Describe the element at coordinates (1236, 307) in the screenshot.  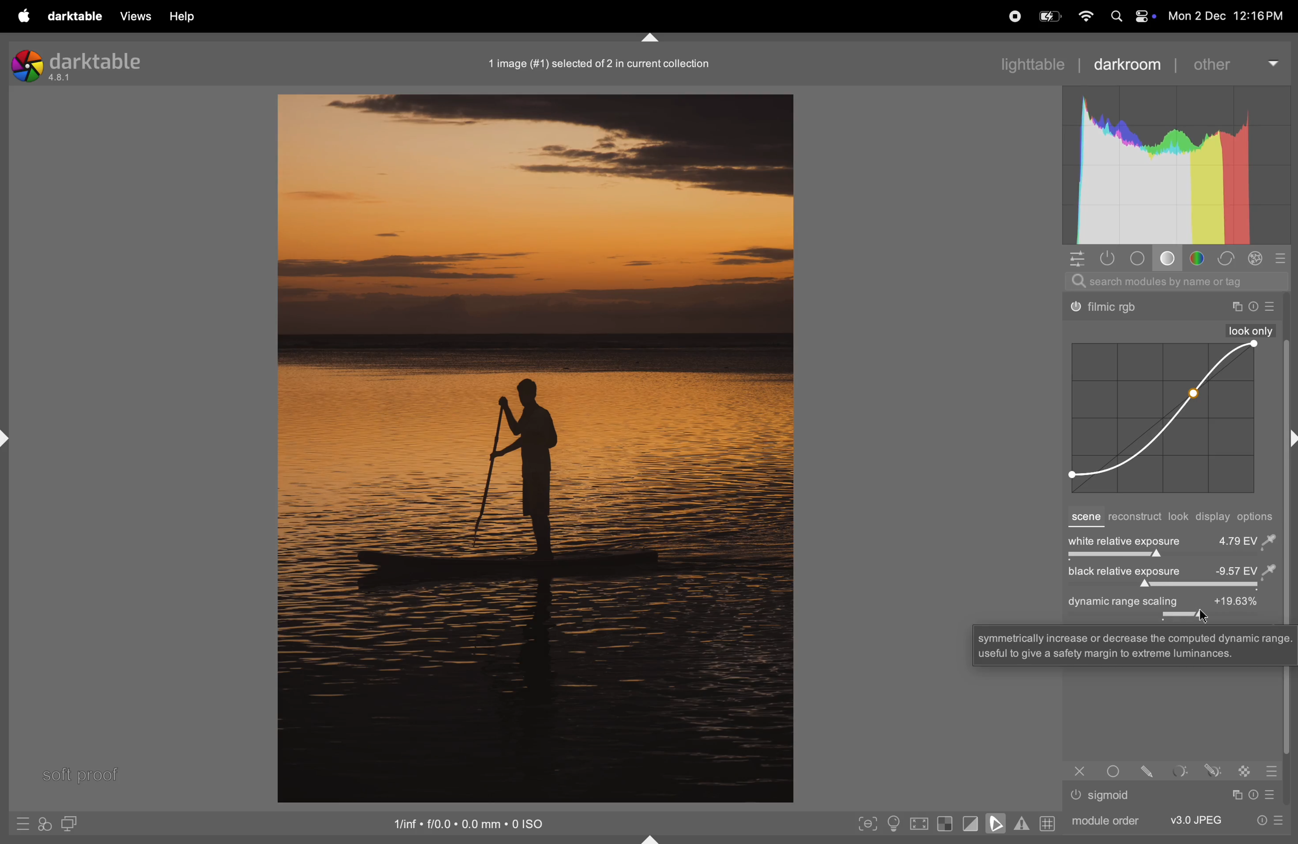
I see `` at that location.